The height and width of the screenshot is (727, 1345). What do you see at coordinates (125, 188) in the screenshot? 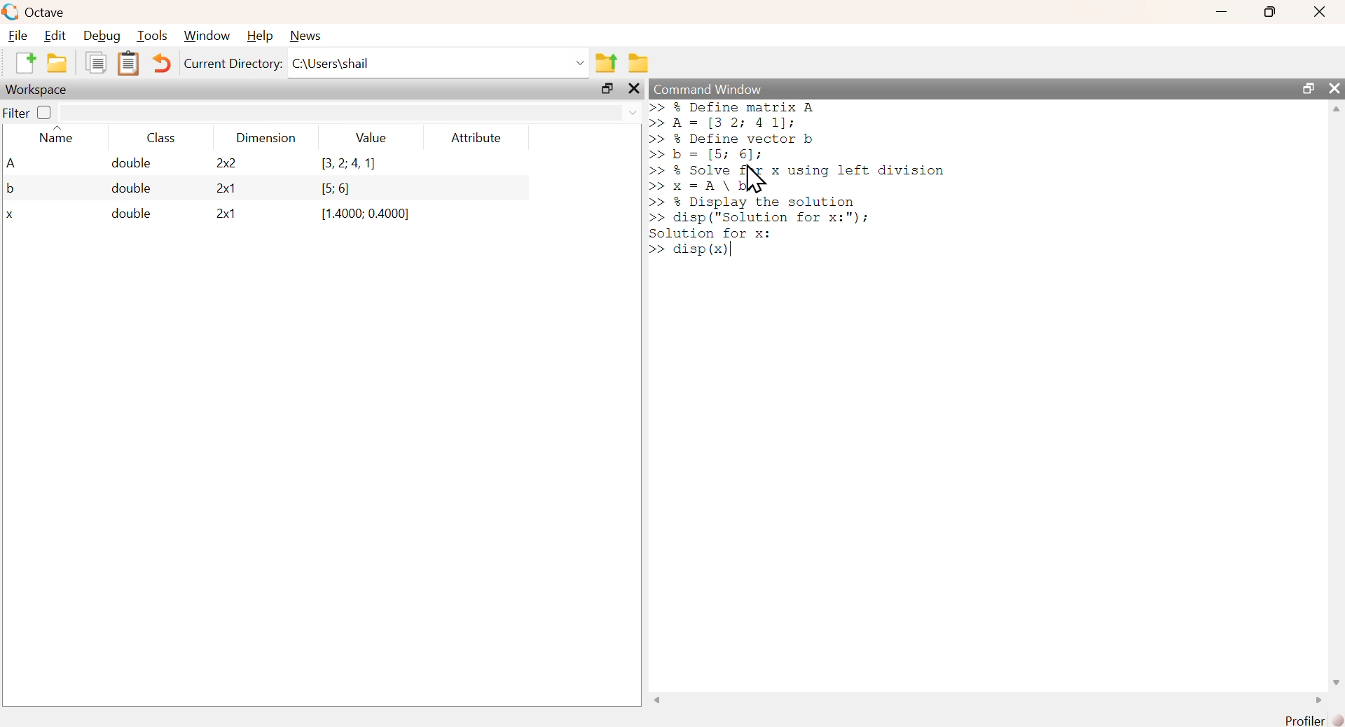
I see `double` at bounding box center [125, 188].